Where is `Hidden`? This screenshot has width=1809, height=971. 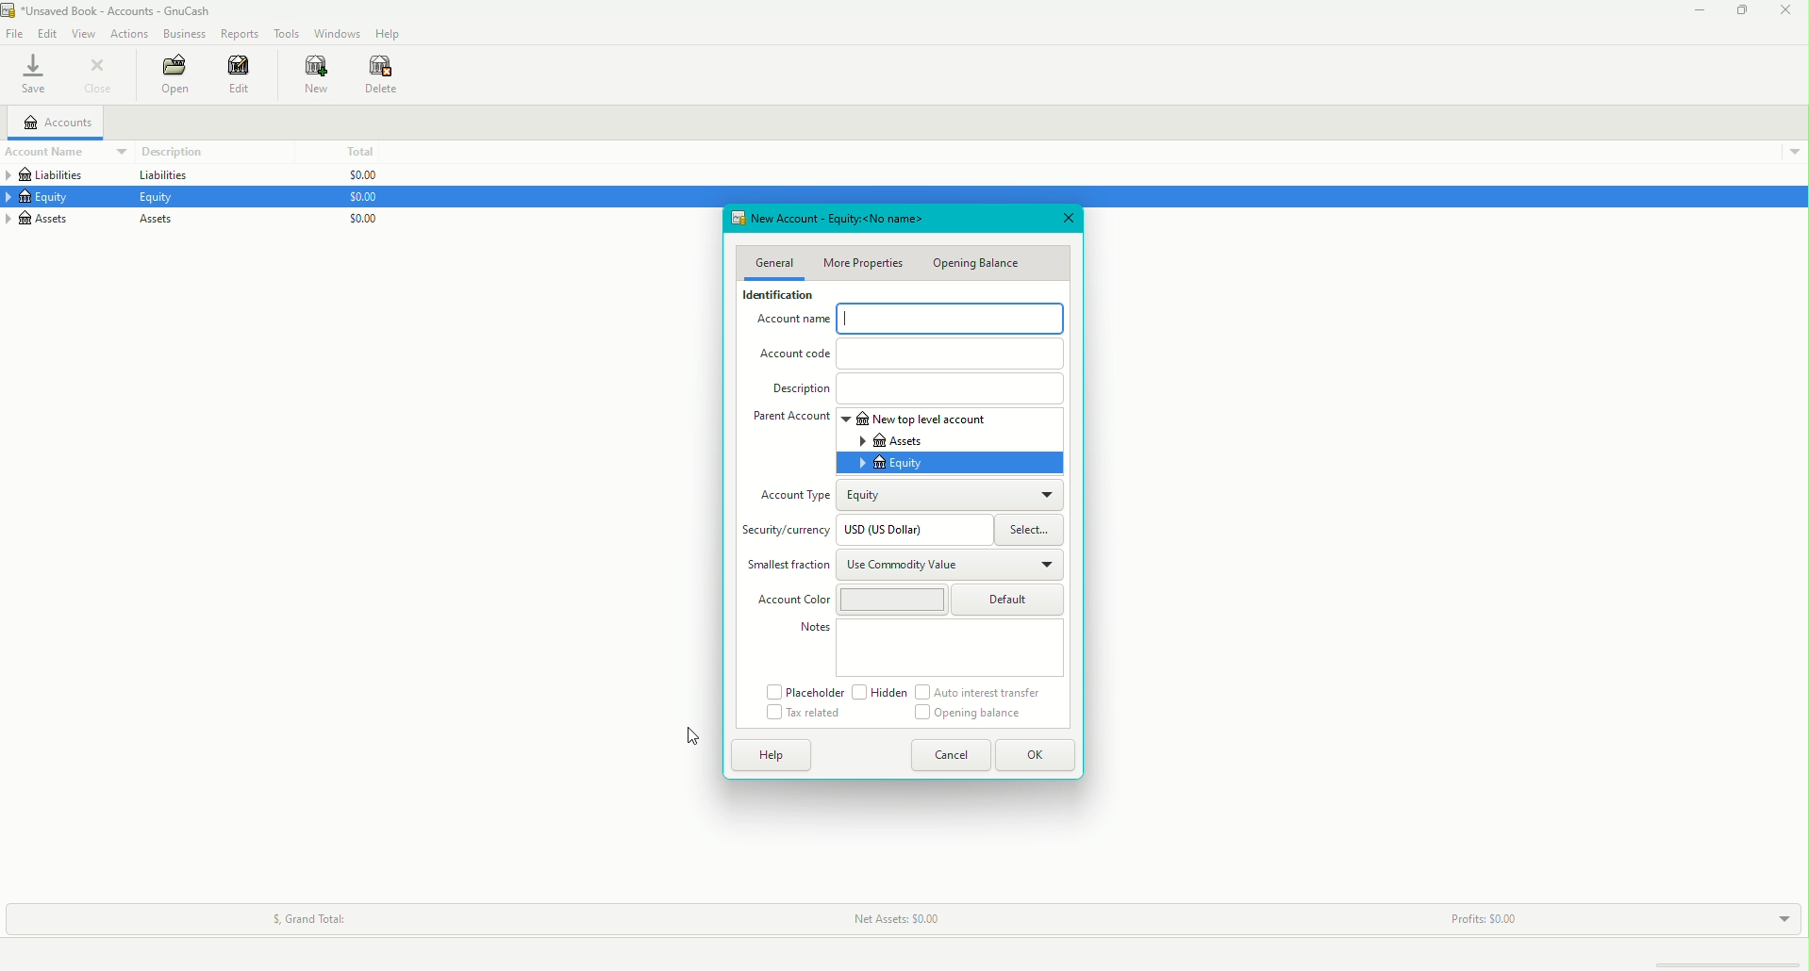
Hidden is located at coordinates (881, 693).